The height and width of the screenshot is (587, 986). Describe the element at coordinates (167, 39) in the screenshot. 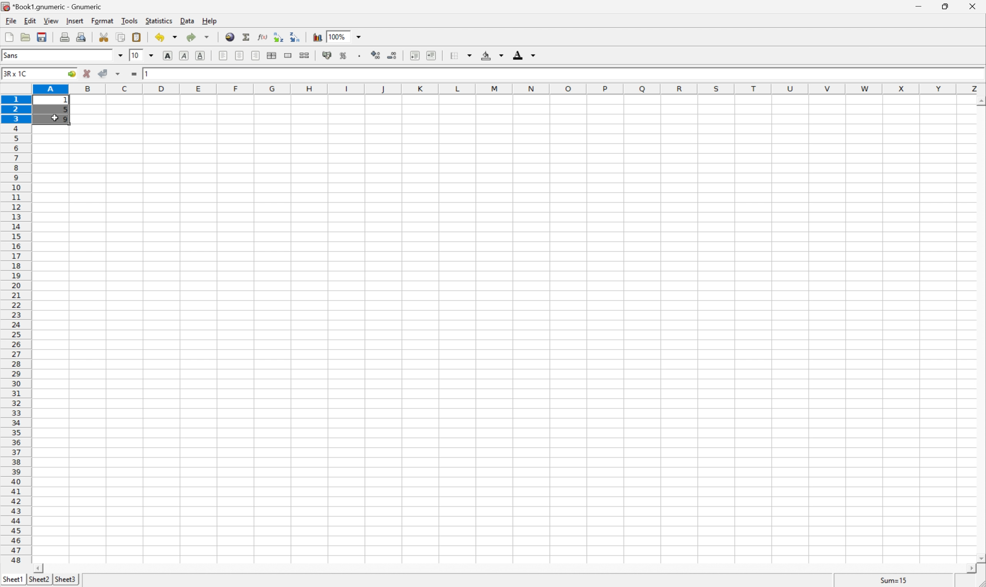

I see `undo` at that location.